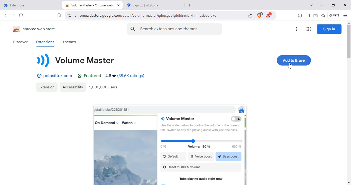  I want to click on Users, so click(106, 87).